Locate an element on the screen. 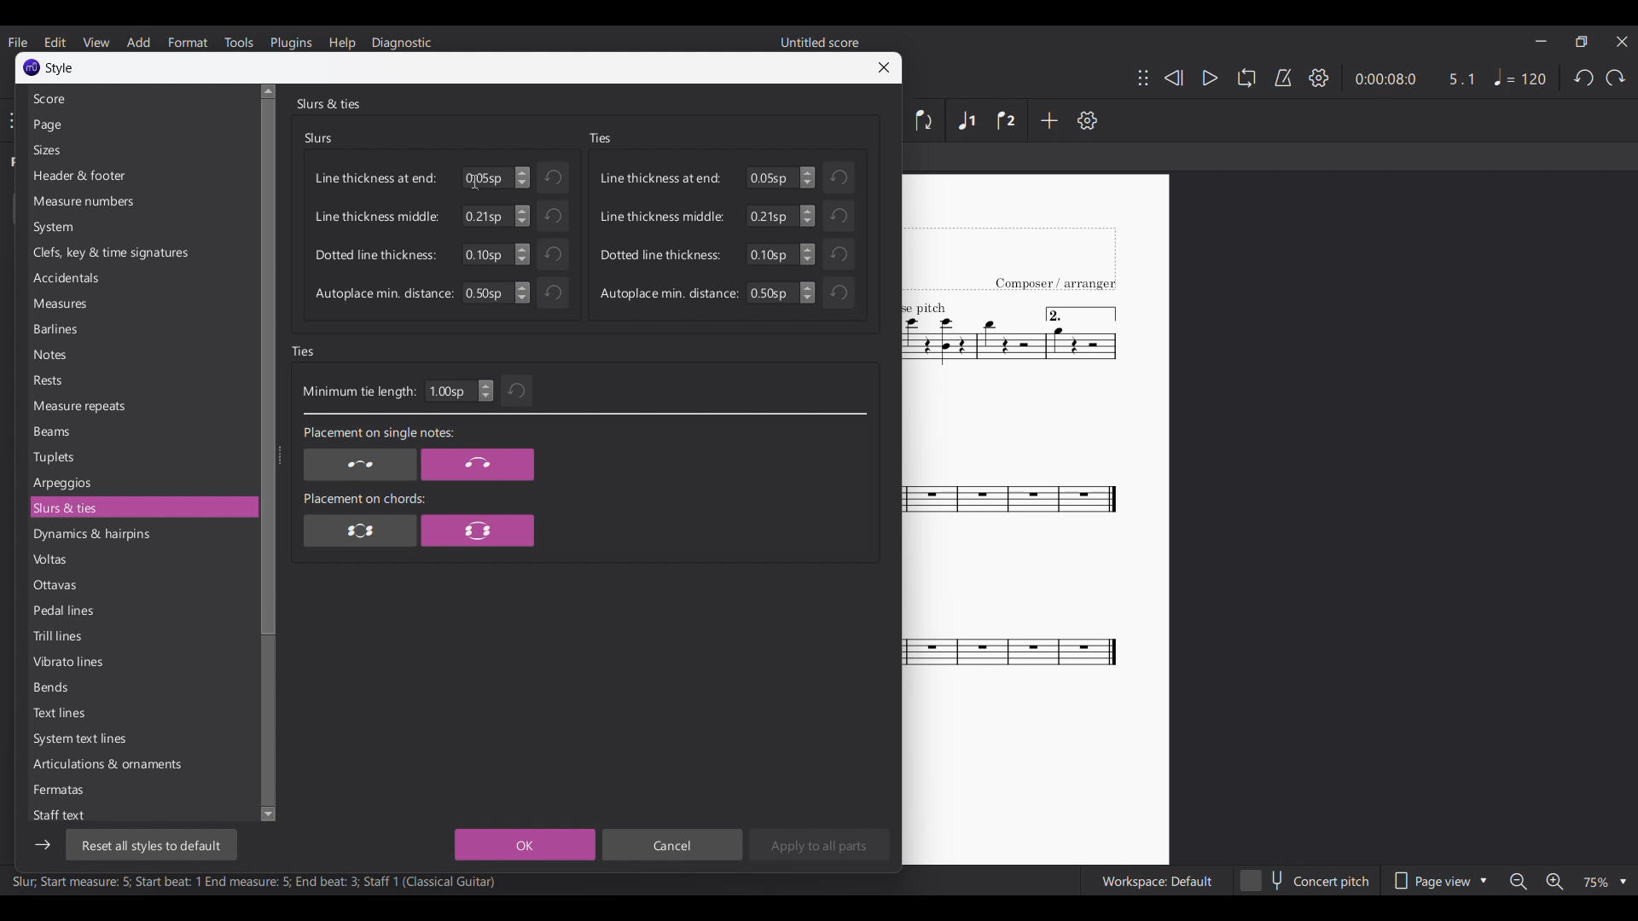 The width and height of the screenshot is (1638, 921). Voice 2 is located at coordinates (1006, 120).